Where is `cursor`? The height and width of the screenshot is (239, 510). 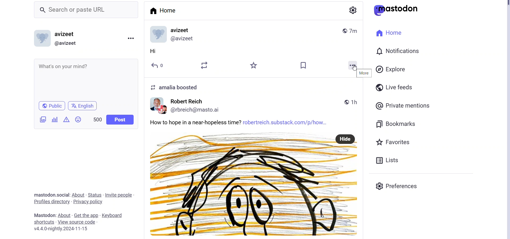
cursor is located at coordinates (354, 67).